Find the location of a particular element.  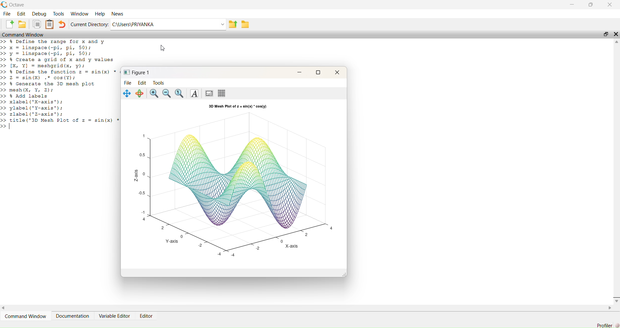

Minimize is located at coordinates (302, 70).